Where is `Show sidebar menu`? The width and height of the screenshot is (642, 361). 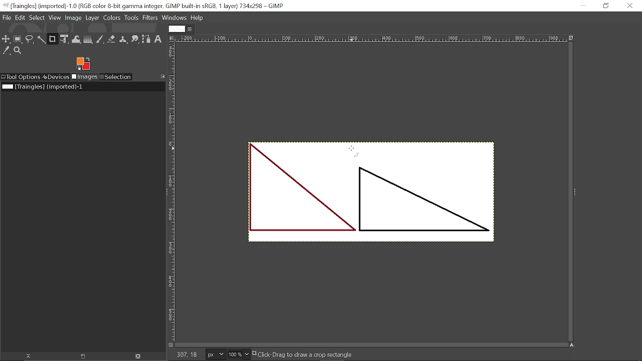 Show sidebar menu is located at coordinates (575, 192).